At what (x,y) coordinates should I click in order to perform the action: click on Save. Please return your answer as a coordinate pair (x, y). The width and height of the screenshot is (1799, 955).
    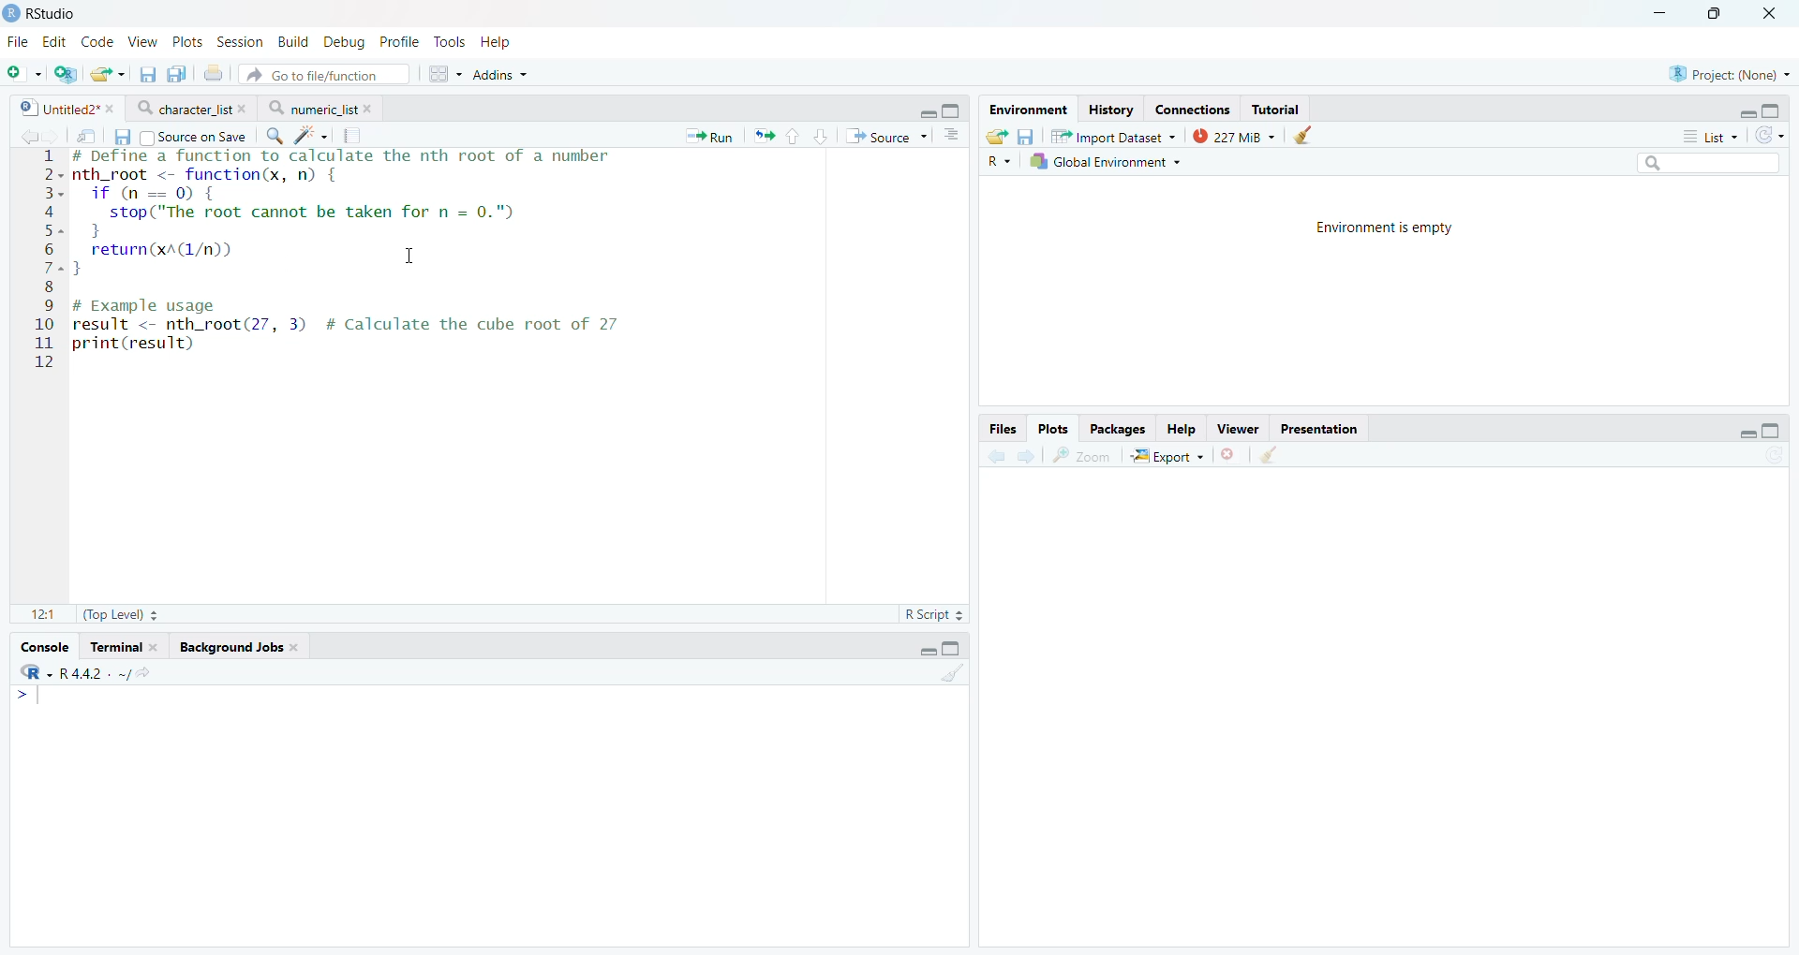
    Looking at the image, I should click on (124, 138).